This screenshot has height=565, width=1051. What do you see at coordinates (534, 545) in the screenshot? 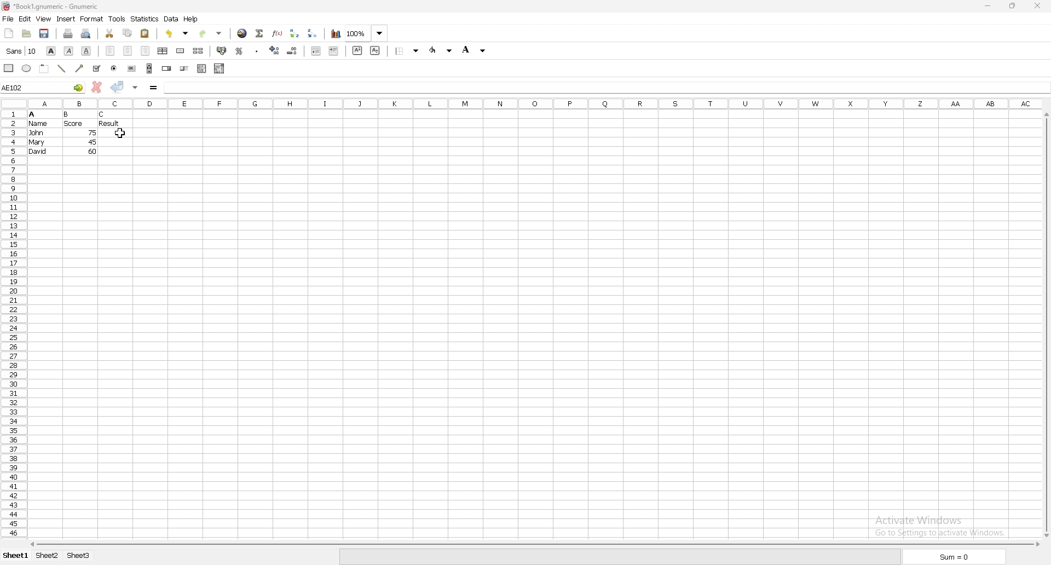
I see `scroll bar` at bounding box center [534, 545].